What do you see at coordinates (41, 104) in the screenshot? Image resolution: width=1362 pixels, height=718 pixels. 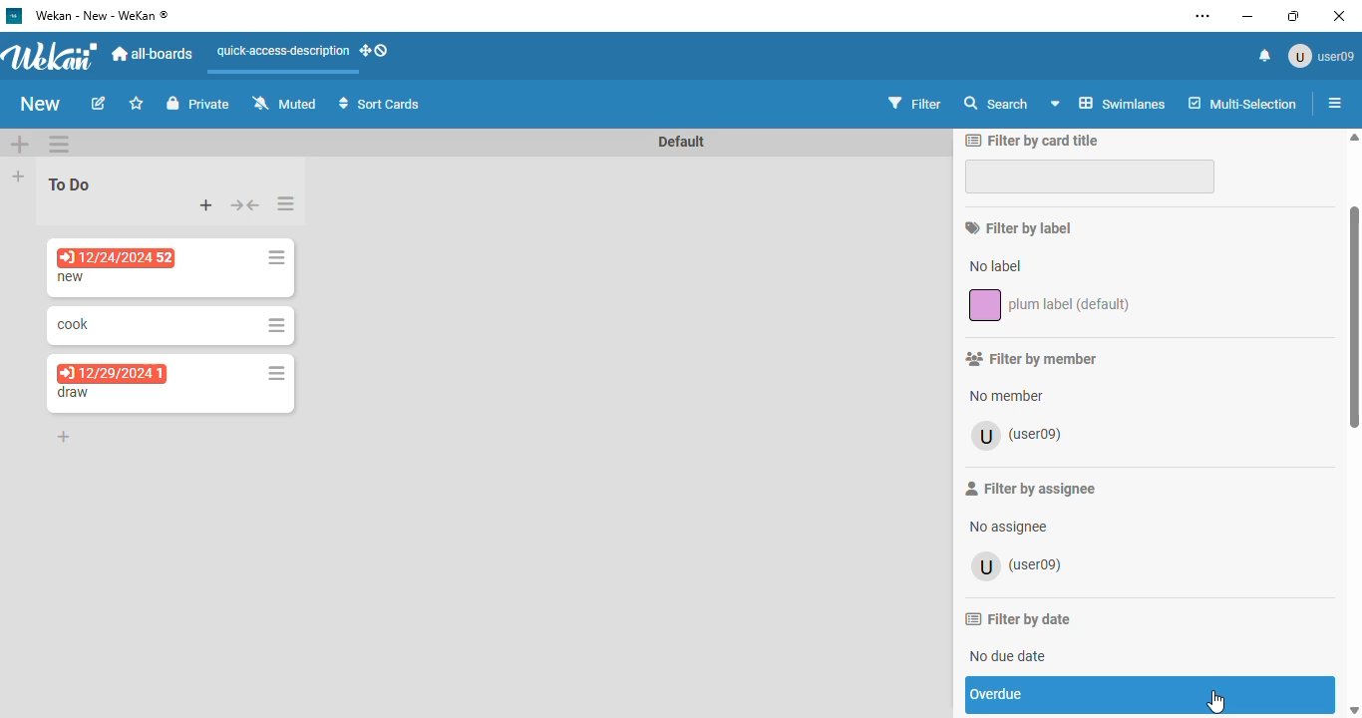 I see `board name` at bounding box center [41, 104].